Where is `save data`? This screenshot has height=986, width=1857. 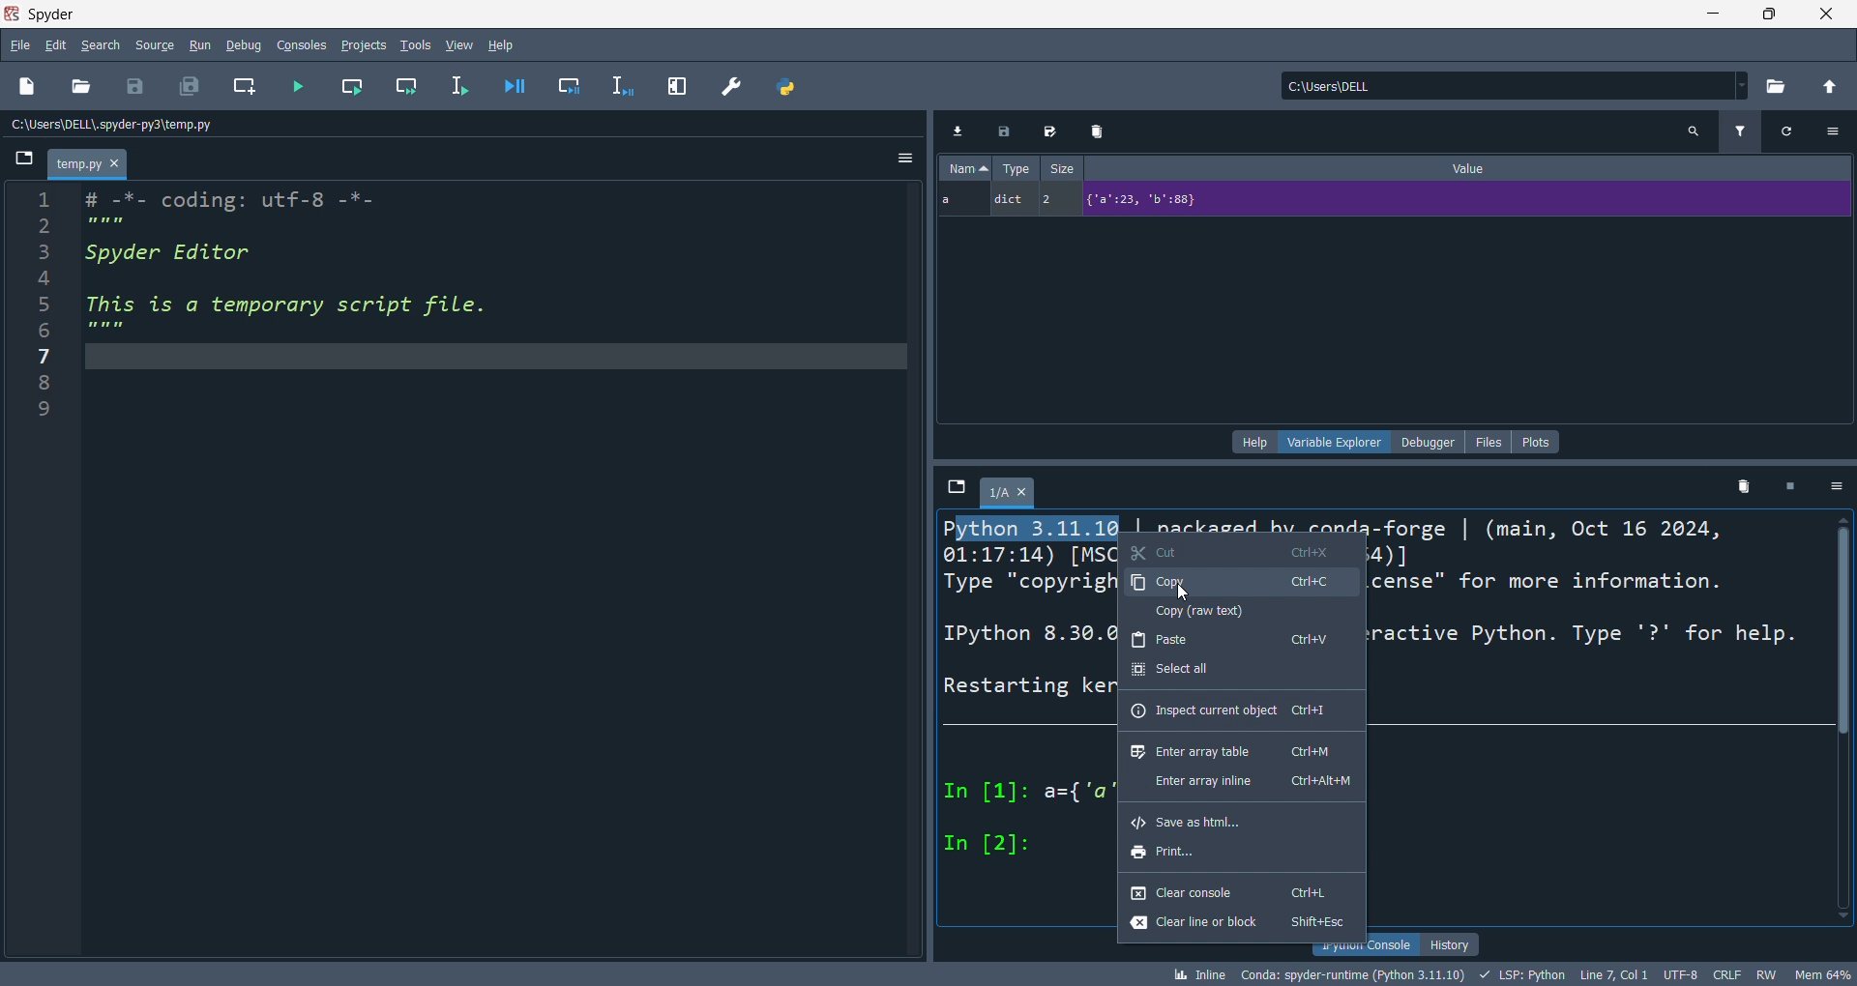 save data is located at coordinates (1007, 130).